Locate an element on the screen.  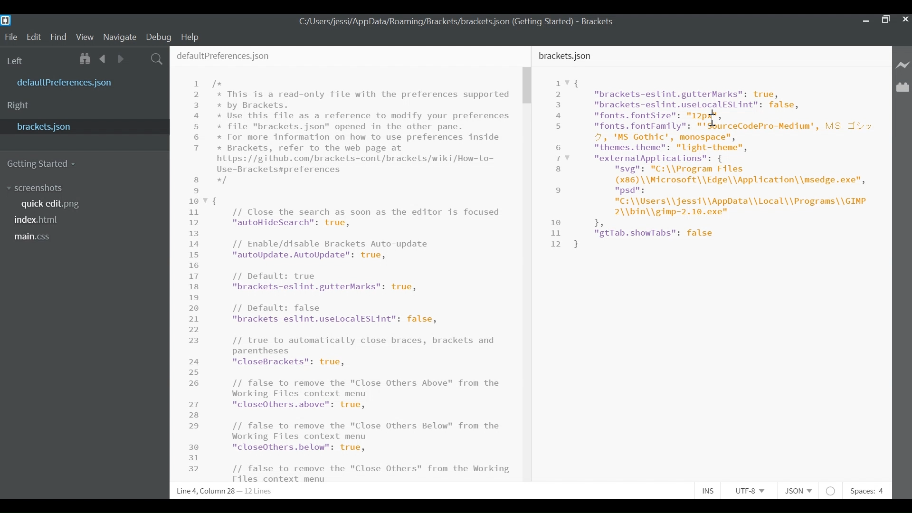
Code Editor for Bracket software overview. is located at coordinates (731, 164).